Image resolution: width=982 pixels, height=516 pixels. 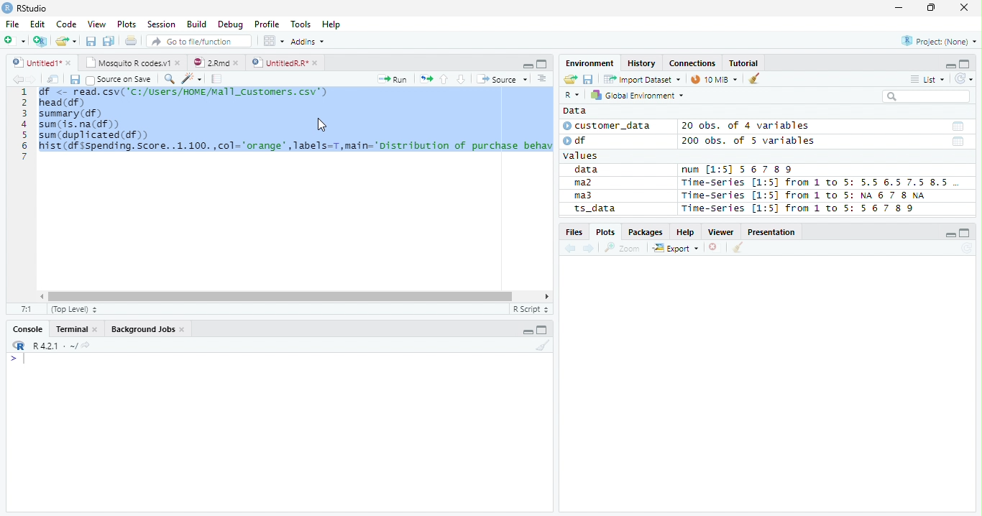 I want to click on 20 obs. of 4 variables, so click(x=746, y=127).